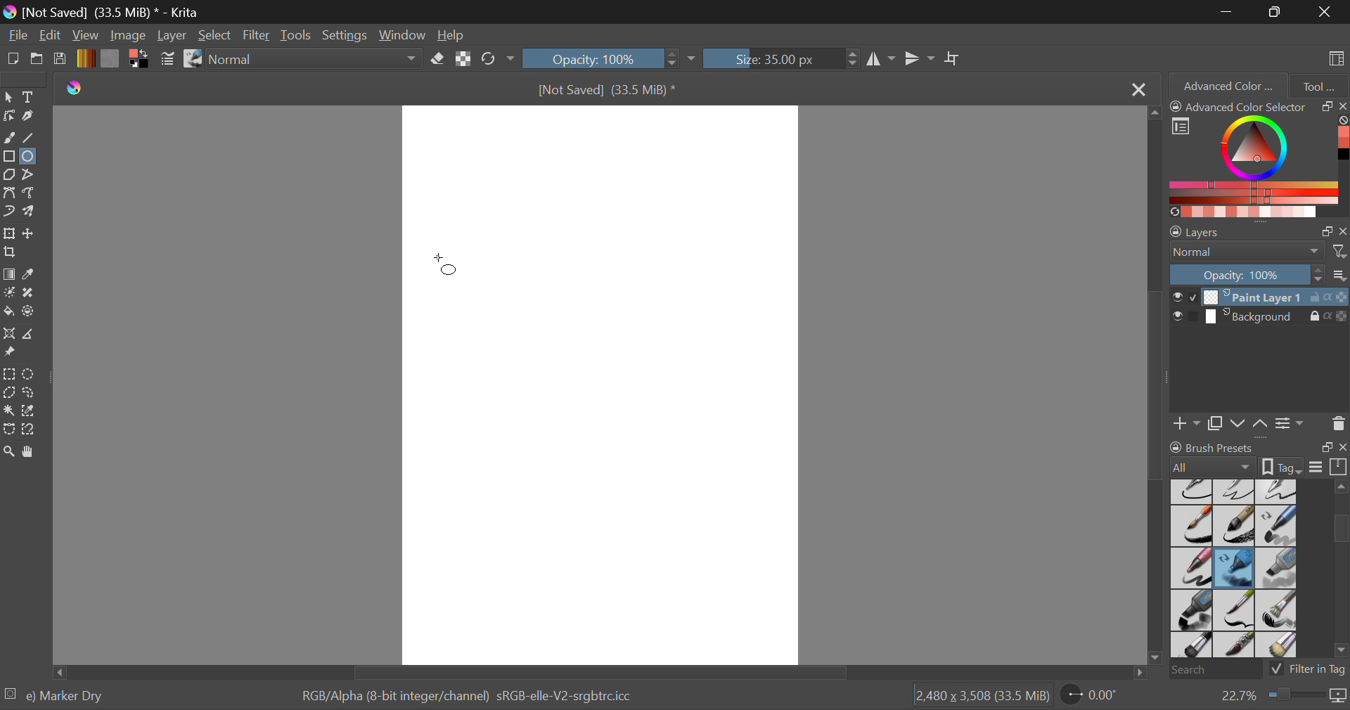 The width and height of the screenshot is (1350, 710). Describe the element at coordinates (9, 451) in the screenshot. I see `Zoom Tool` at that location.